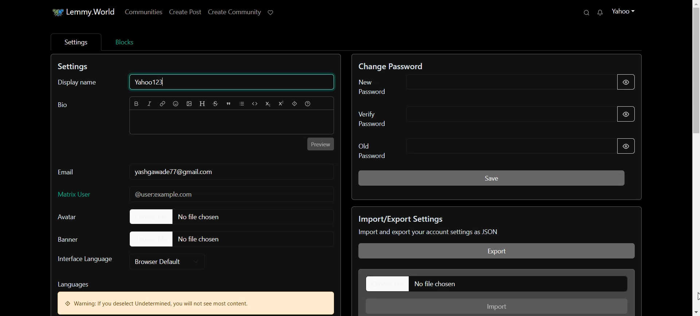 The width and height of the screenshot is (700, 316). What do you see at coordinates (229, 104) in the screenshot?
I see `Quote` at bounding box center [229, 104].